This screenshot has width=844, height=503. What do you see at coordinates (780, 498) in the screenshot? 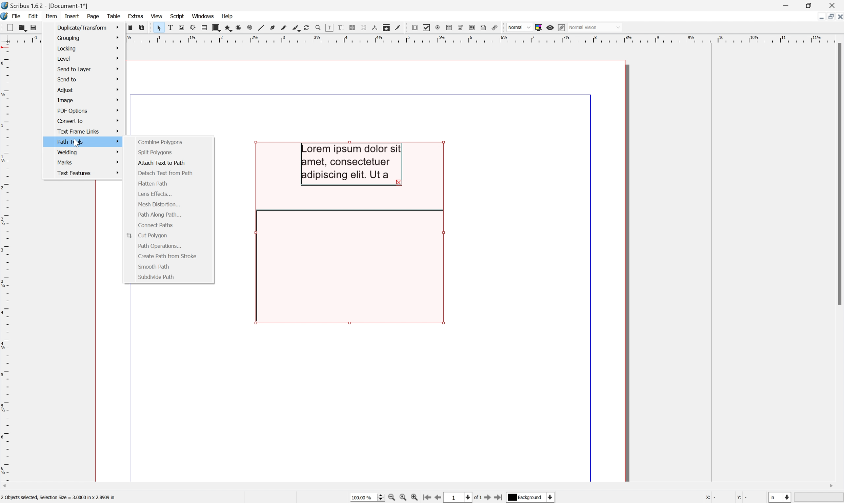
I see `Select the current unit` at bounding box center [780, 498].